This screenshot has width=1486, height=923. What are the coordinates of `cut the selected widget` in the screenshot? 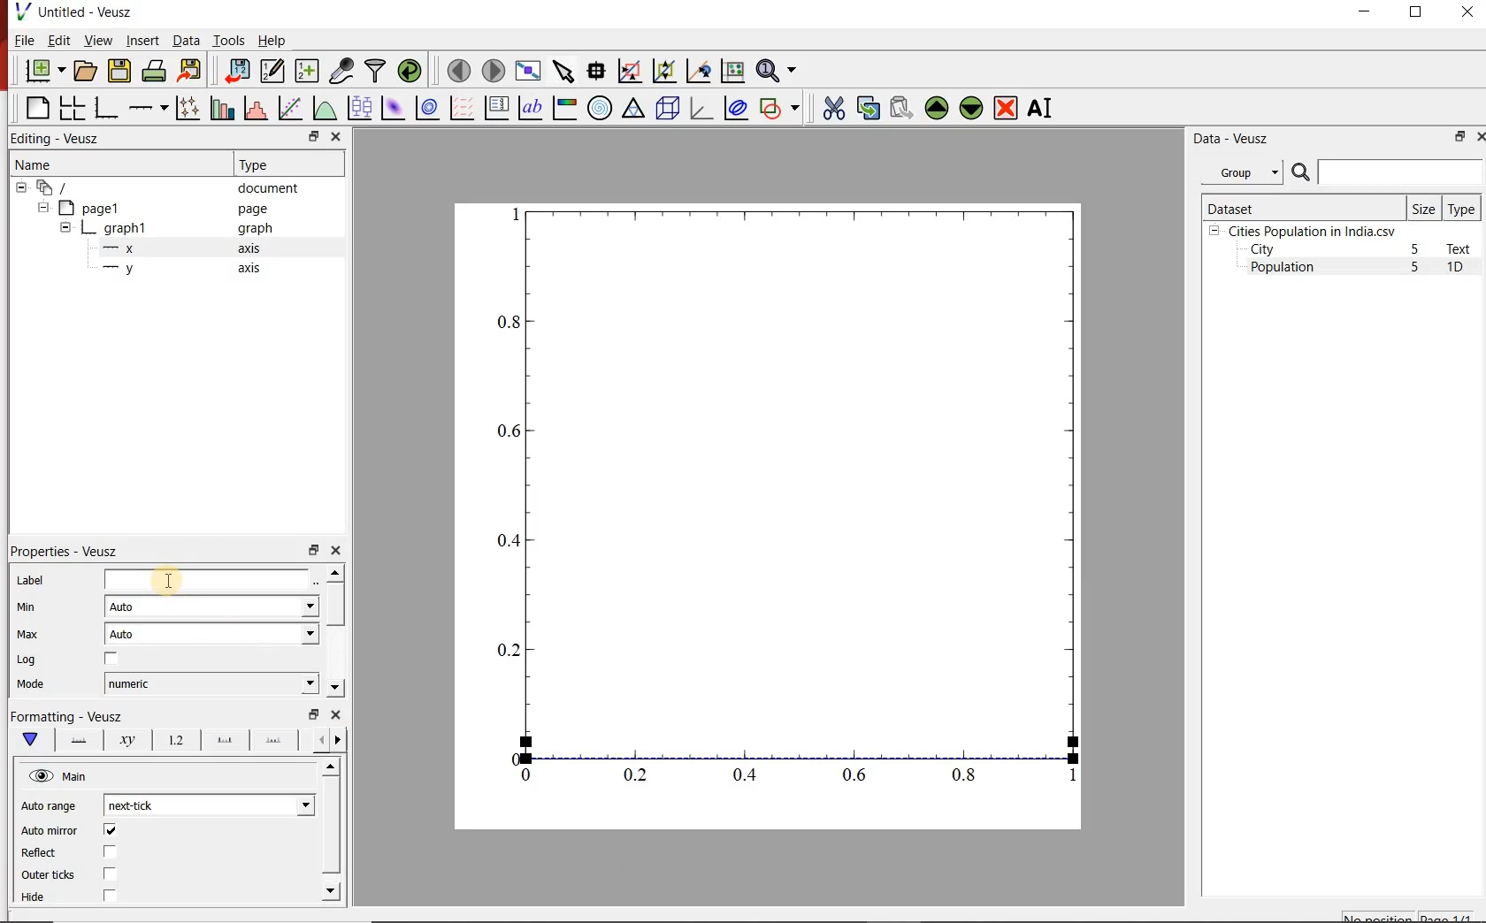 It's located at (831, 108).